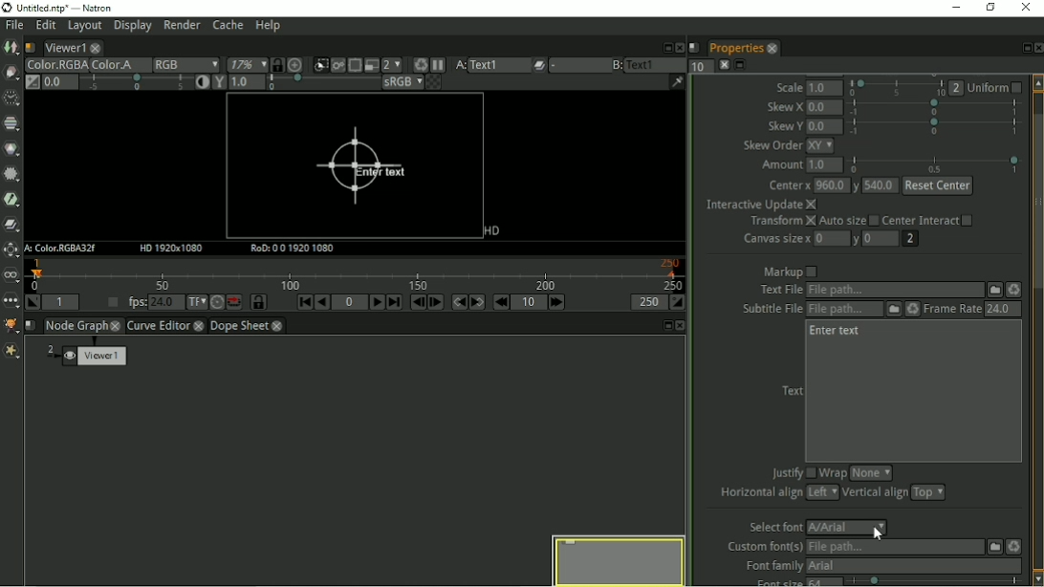  Describe the element at coordinates (32, 302) in the screenshot. I see `Set the playback in point at the current frame` at that location.